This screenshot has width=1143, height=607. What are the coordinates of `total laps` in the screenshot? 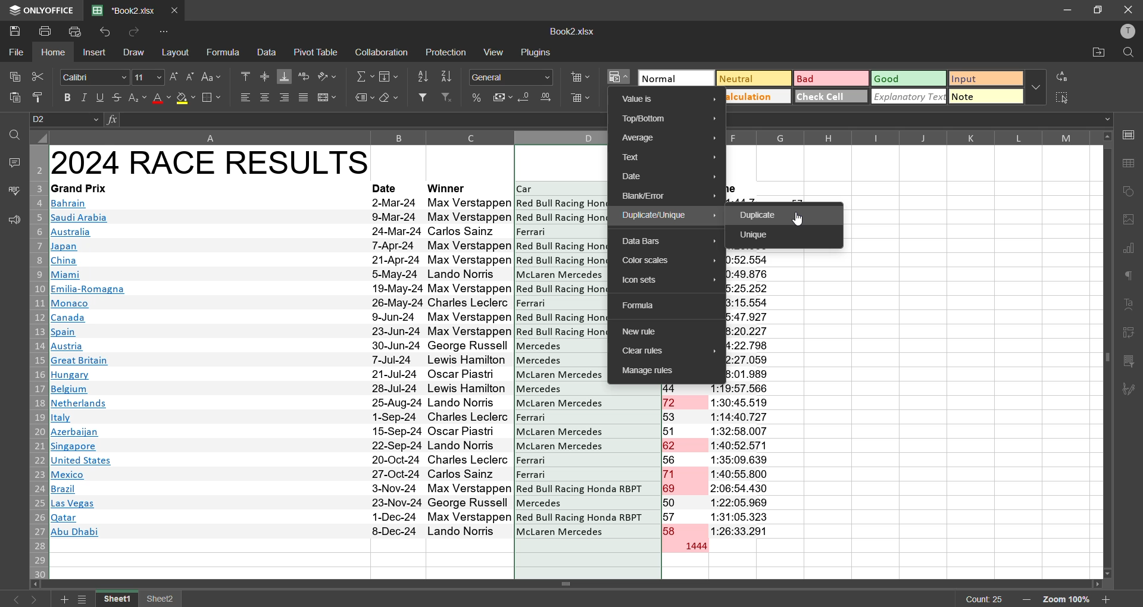 It's located at (694, 547).